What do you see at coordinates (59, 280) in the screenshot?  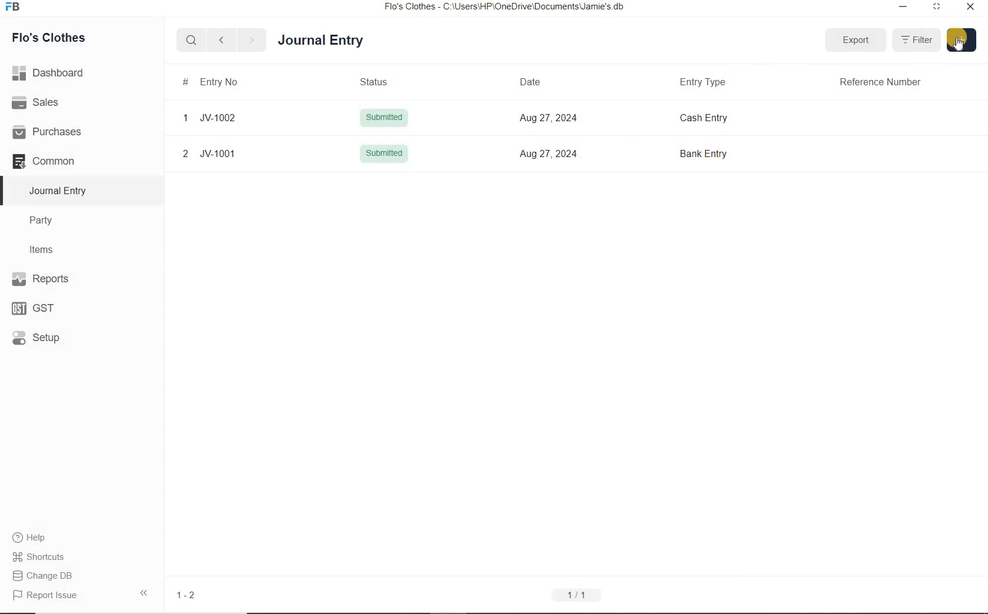 I see `Reports` at bounding box center [59, 280].